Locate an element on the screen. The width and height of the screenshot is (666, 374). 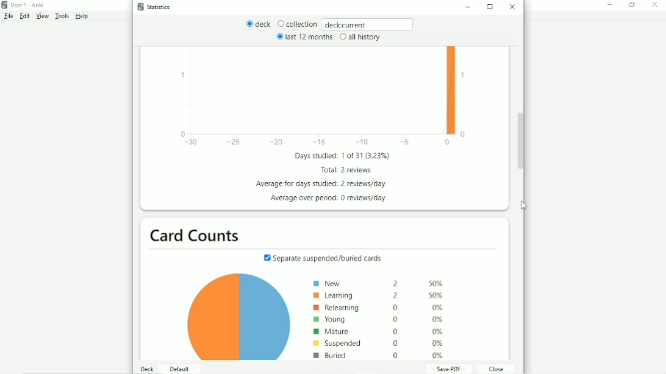
Default is located at coordinates (178, 369).